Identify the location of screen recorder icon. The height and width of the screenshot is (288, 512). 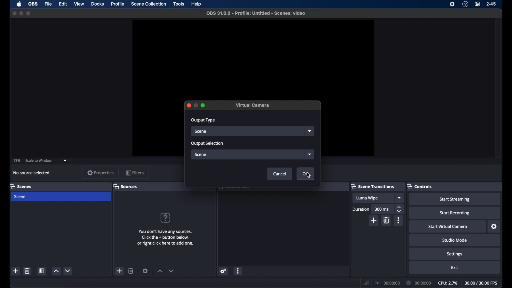
(453, 4).